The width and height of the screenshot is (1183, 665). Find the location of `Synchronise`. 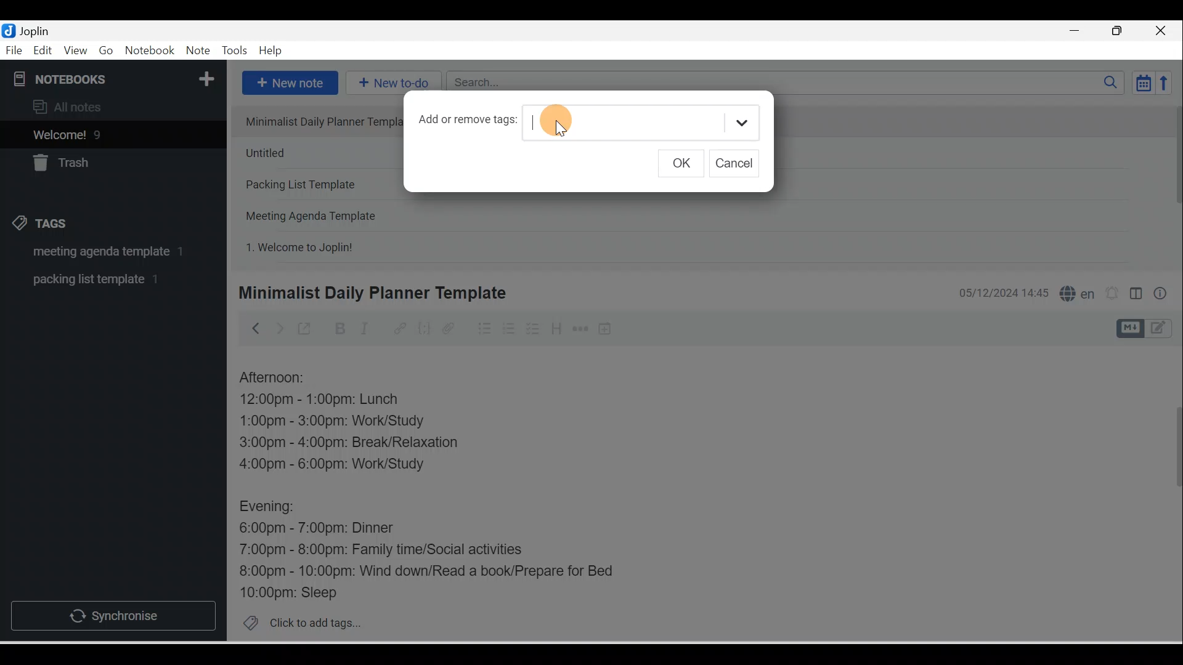

Synchronise is located at coordinates (112, 613).